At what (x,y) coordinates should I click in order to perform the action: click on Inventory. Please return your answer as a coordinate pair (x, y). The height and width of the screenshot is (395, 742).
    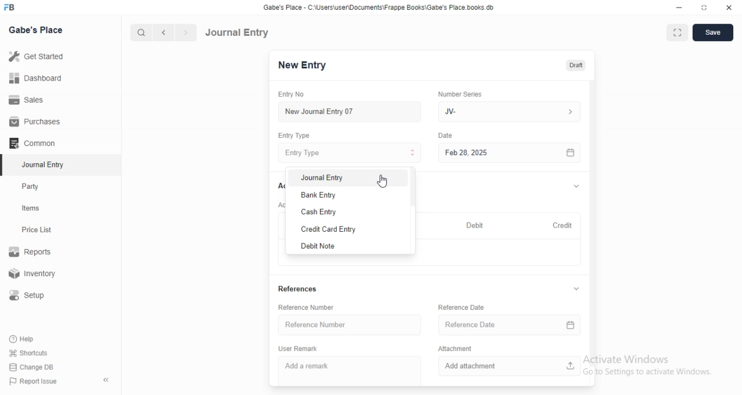
    Looking at the image, I should click on (34, 275).